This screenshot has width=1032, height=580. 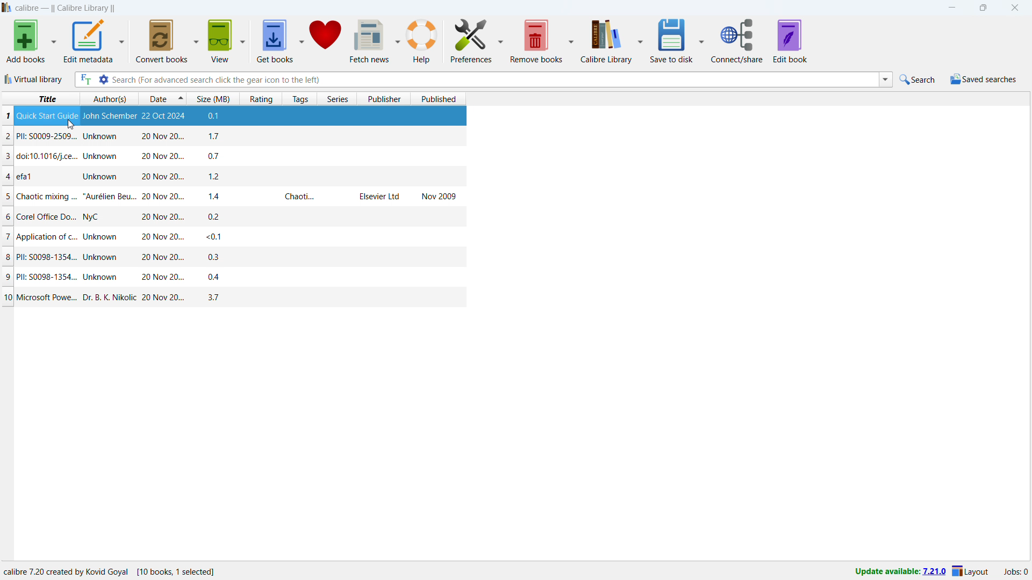 What do you see at coordinates (41, 98) in the screenshot?
I see `sort by title` at bounding box center [41, 98].